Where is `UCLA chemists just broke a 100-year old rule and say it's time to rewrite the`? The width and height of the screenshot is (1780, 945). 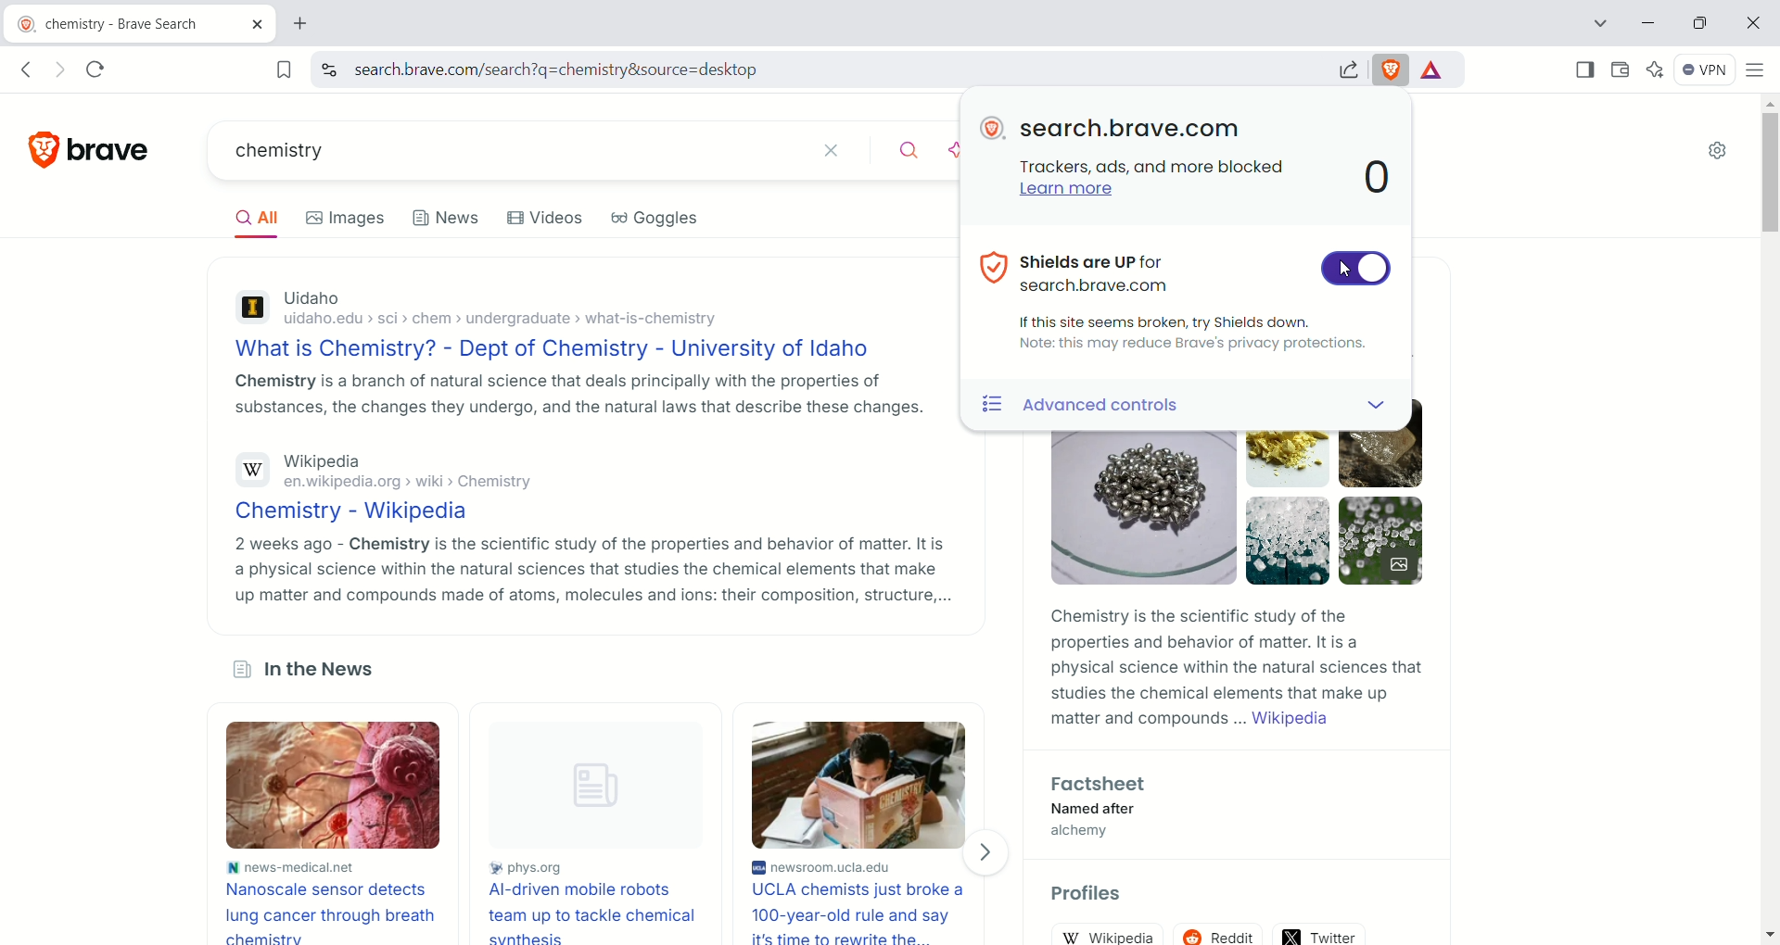
UCLA chemists just broke a 100-year old rule and say it's time to rewrite the is located at coordinates (864, 913).